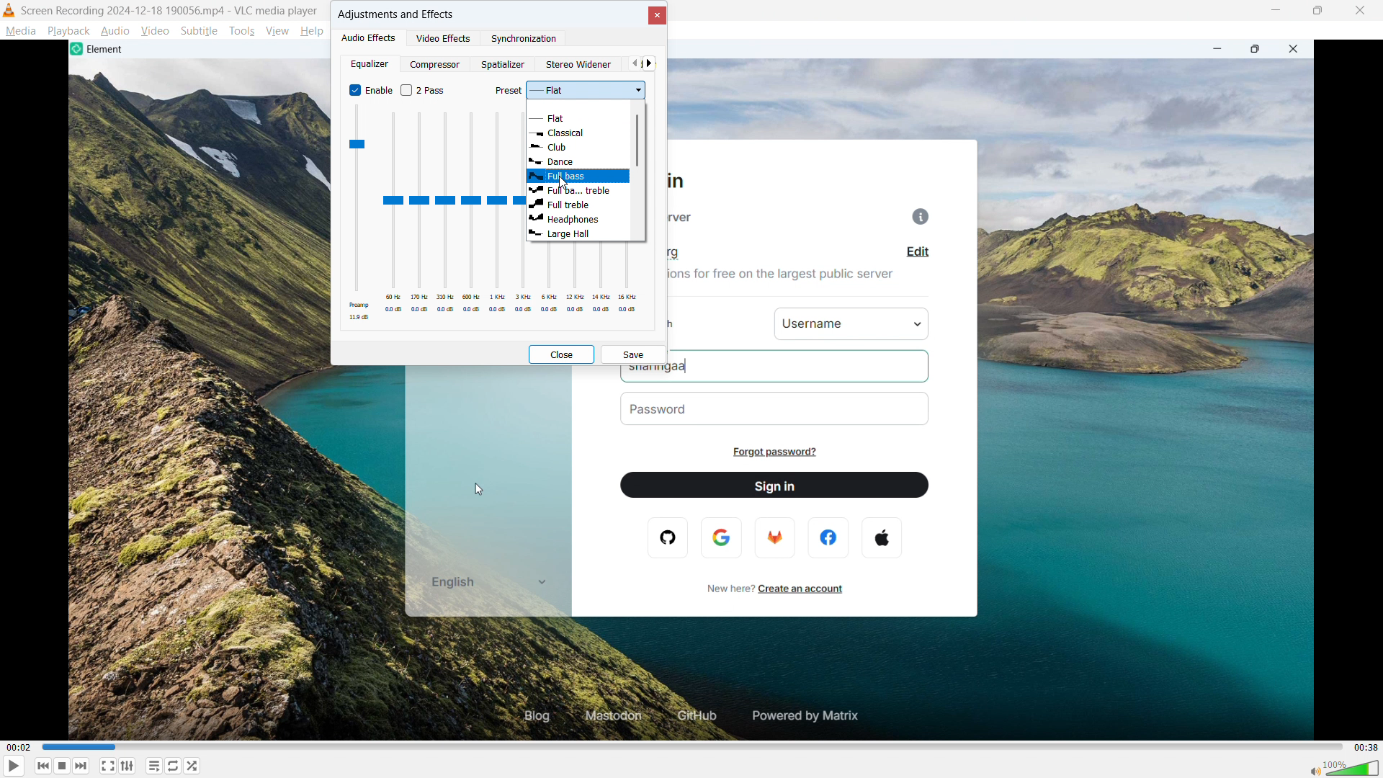 The image size is (1383, 778). Describe the element at coordinates (655, 15) in the screenshot. I see `Close` at that location.